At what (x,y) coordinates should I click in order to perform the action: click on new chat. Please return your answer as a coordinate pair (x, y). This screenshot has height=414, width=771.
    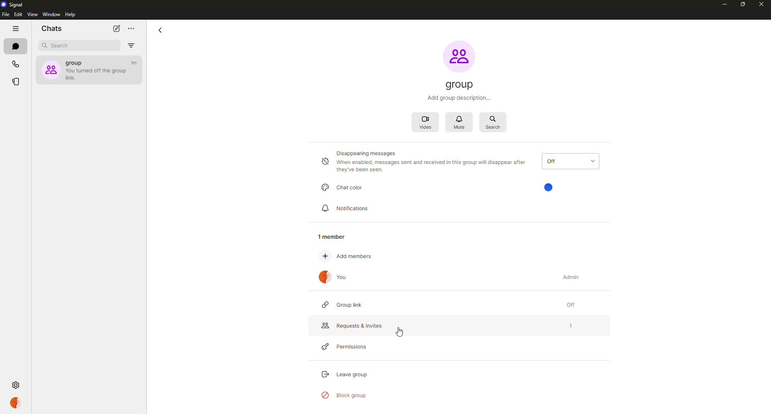
    Looking at the image, I should click on (117, 29).